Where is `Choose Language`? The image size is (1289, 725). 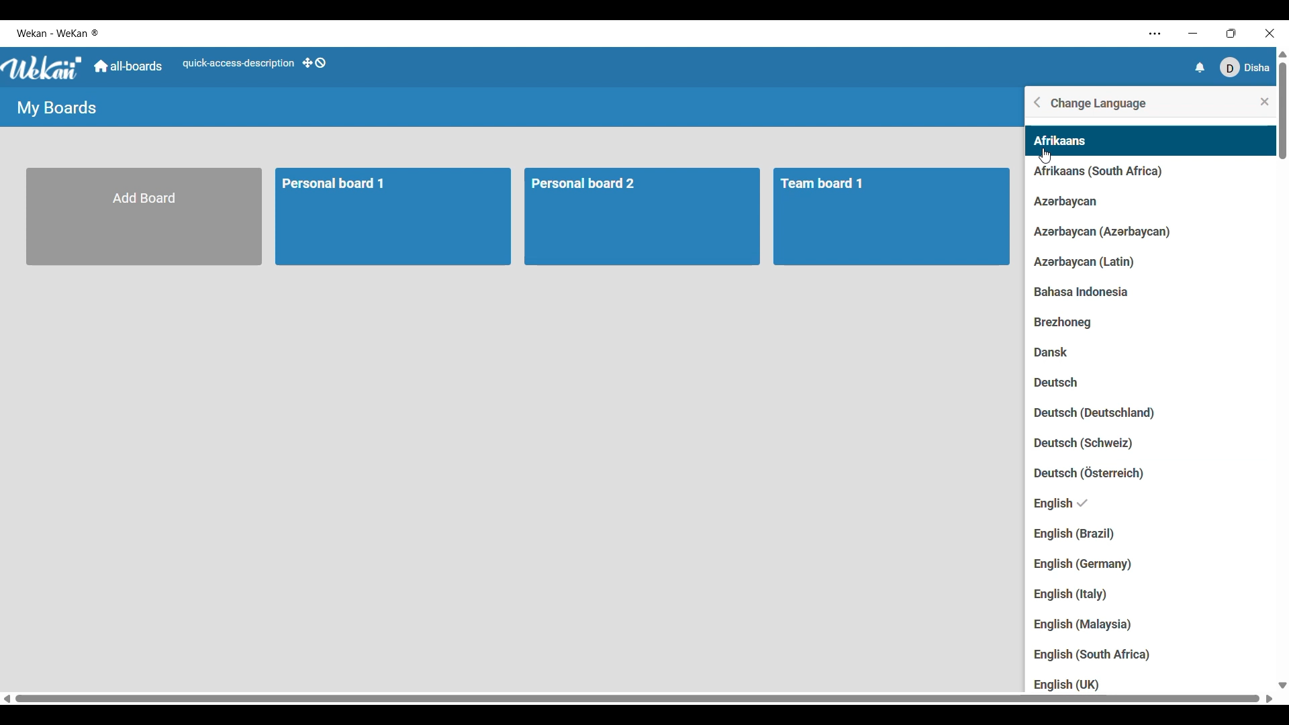
Choose Language is located at coordinates (1100, 103).